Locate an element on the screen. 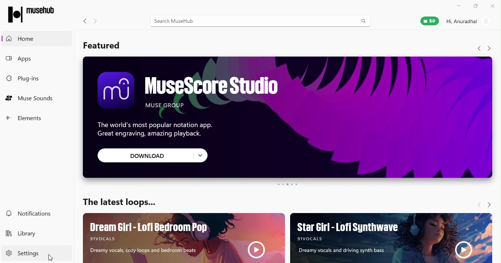  Navigate back is located at coordinates (85, 21).